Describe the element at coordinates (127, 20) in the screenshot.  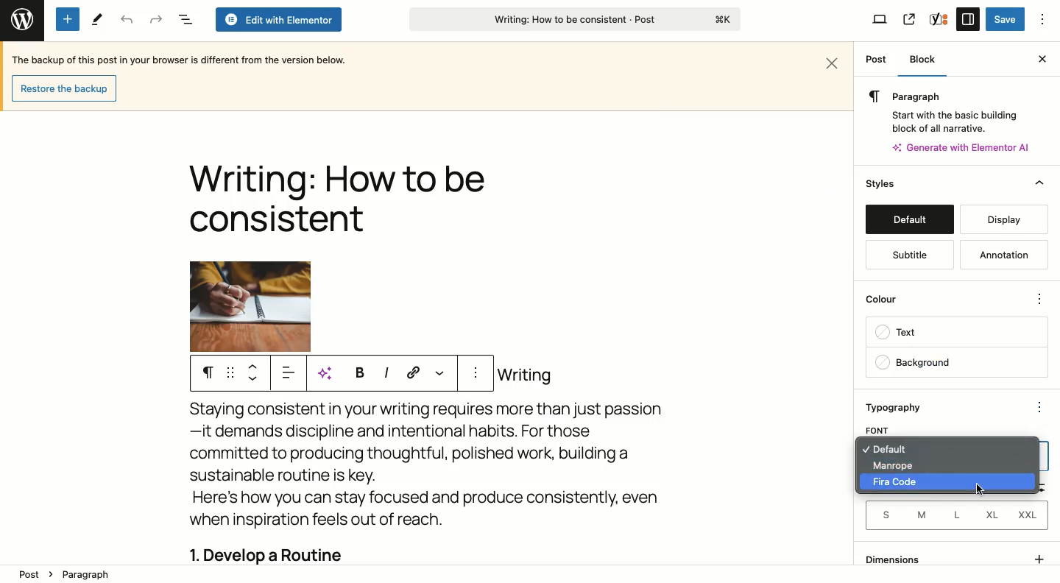
I see `Undo` at that location.